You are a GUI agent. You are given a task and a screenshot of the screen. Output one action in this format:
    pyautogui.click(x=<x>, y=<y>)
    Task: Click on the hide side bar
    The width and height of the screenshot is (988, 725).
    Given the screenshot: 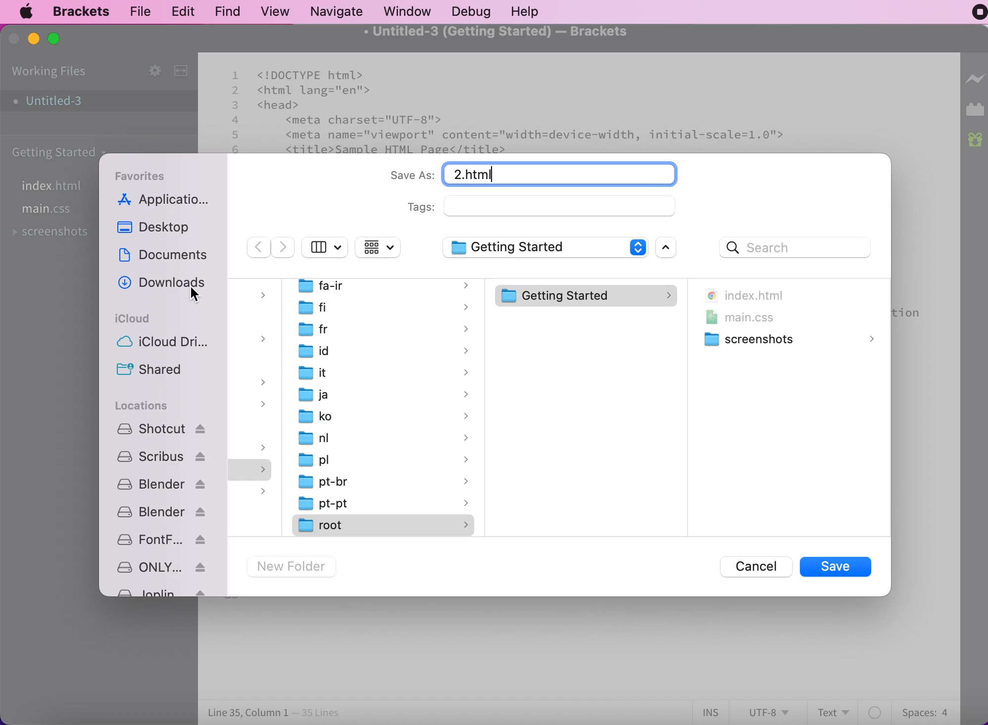 What is the action you would take?
    pyautogui.click(x=325, y=248)
    